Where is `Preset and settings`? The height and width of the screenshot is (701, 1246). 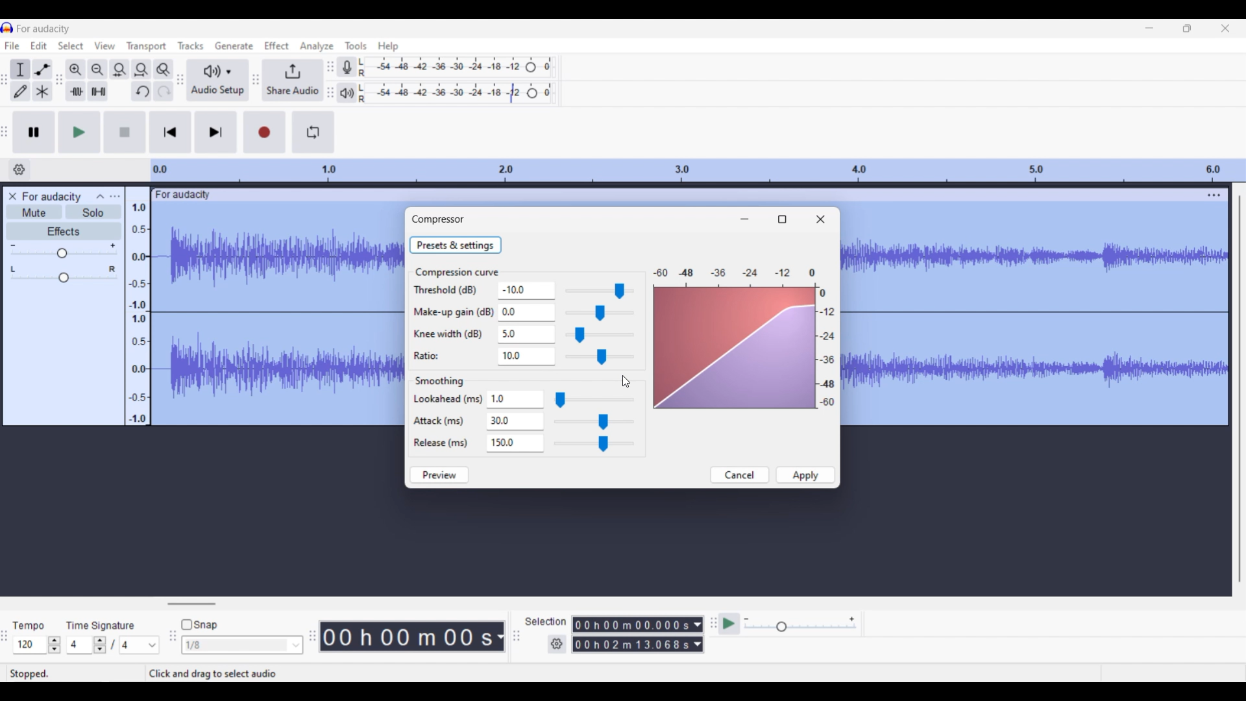
Preset and settings is located at coordinates (456, 245).